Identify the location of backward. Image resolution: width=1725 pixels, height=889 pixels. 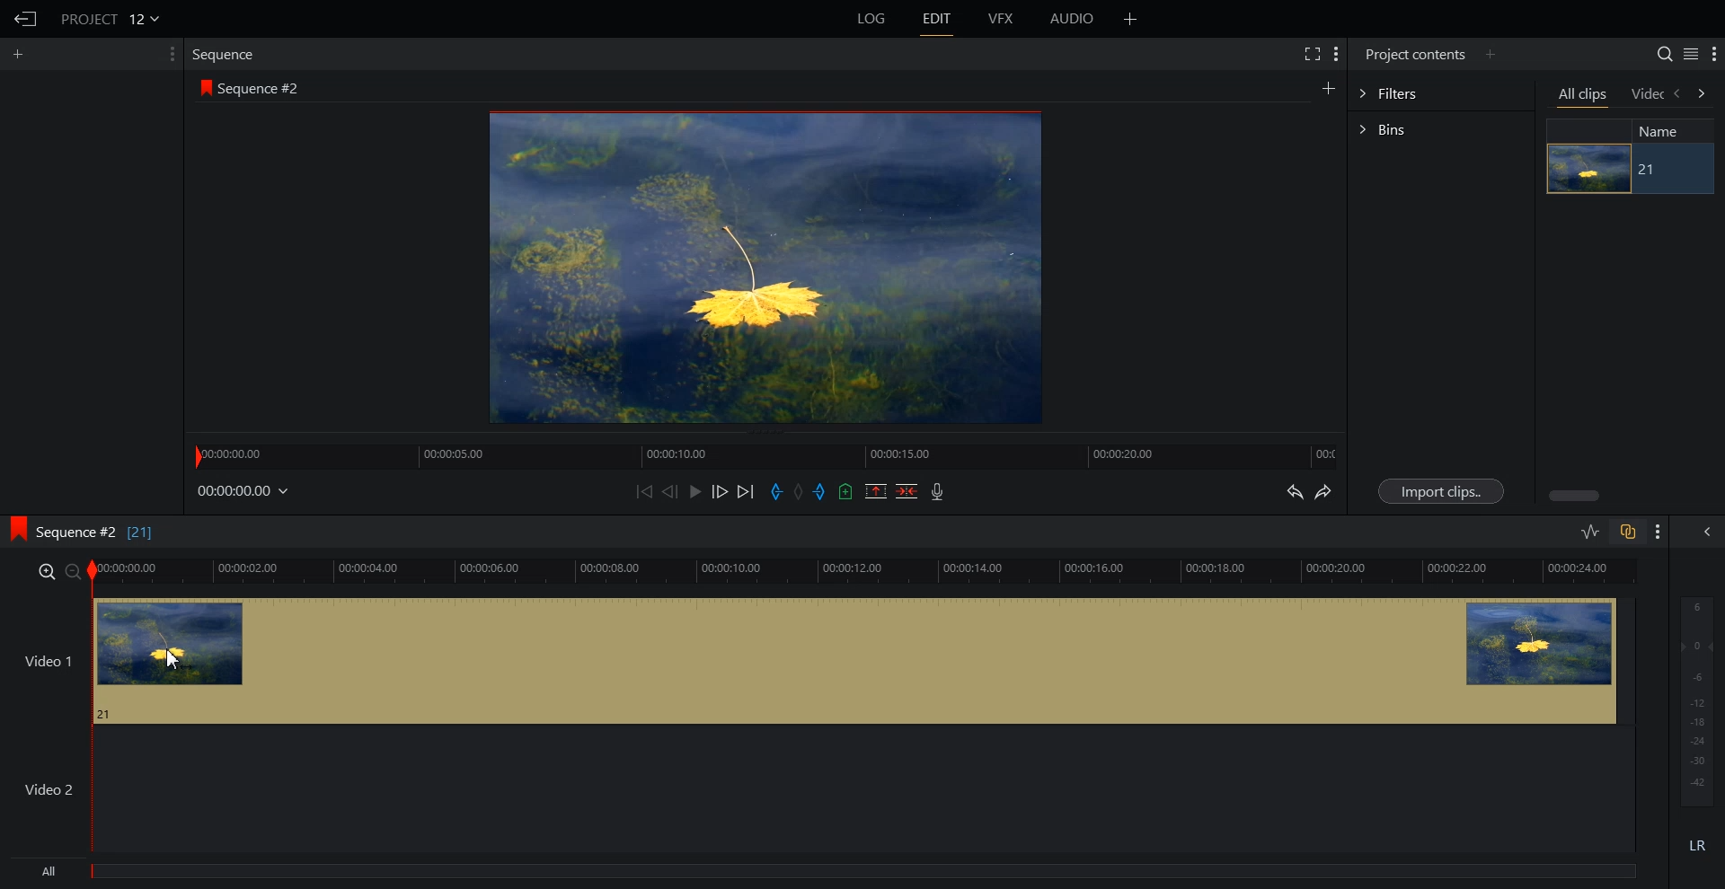
(1679, 95).